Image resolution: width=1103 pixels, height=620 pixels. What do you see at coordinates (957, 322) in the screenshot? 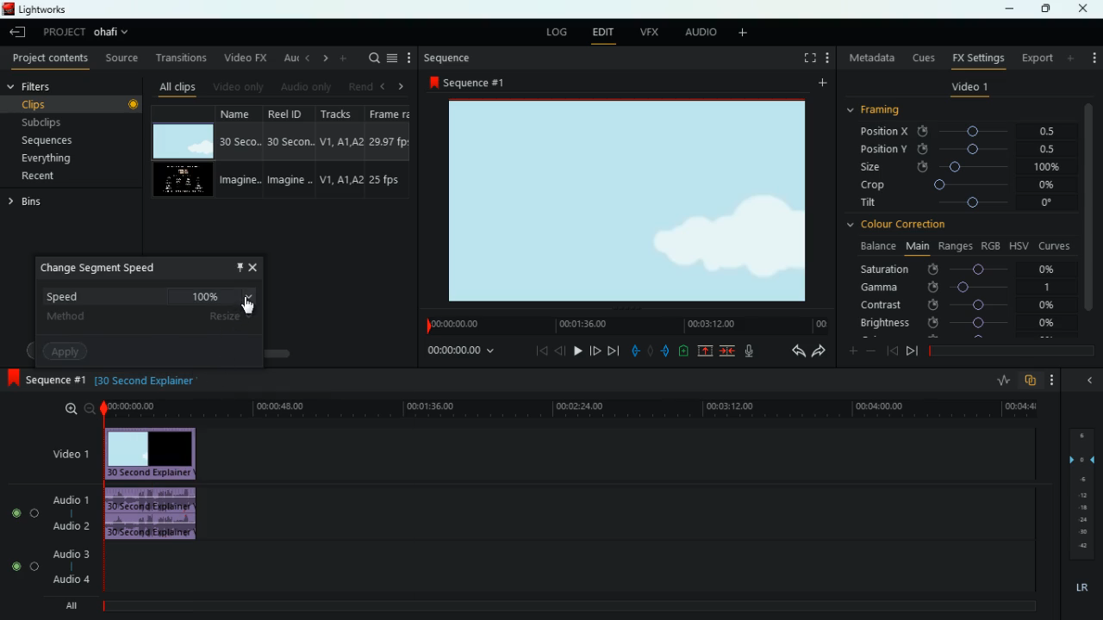
I see `brightness` at bounding box center [957, 322].